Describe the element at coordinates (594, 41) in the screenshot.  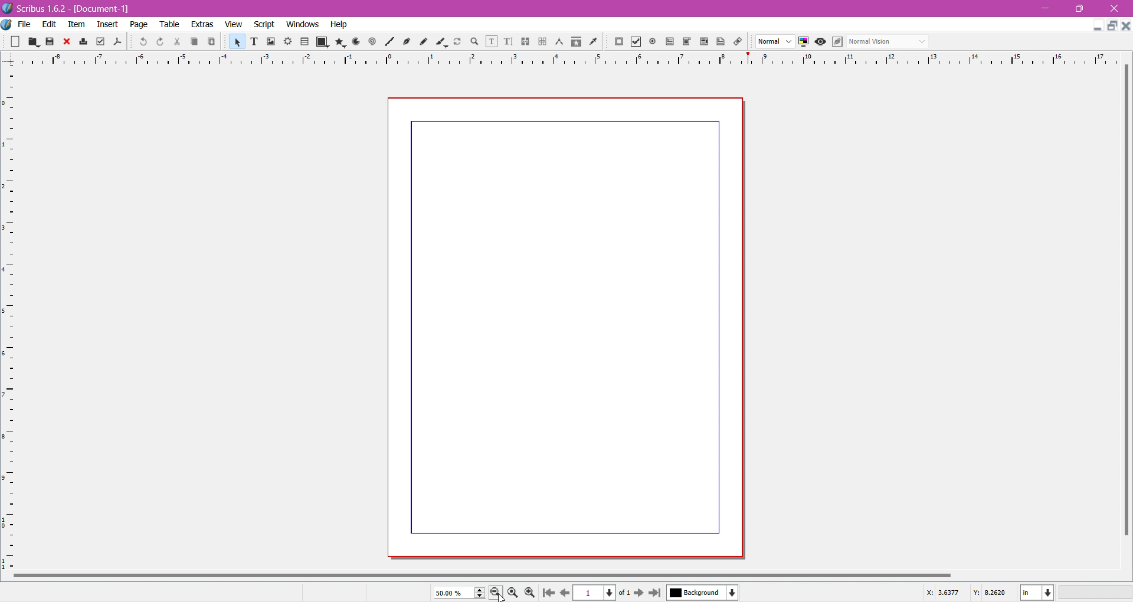
I see `Eye Dropper` at that location.